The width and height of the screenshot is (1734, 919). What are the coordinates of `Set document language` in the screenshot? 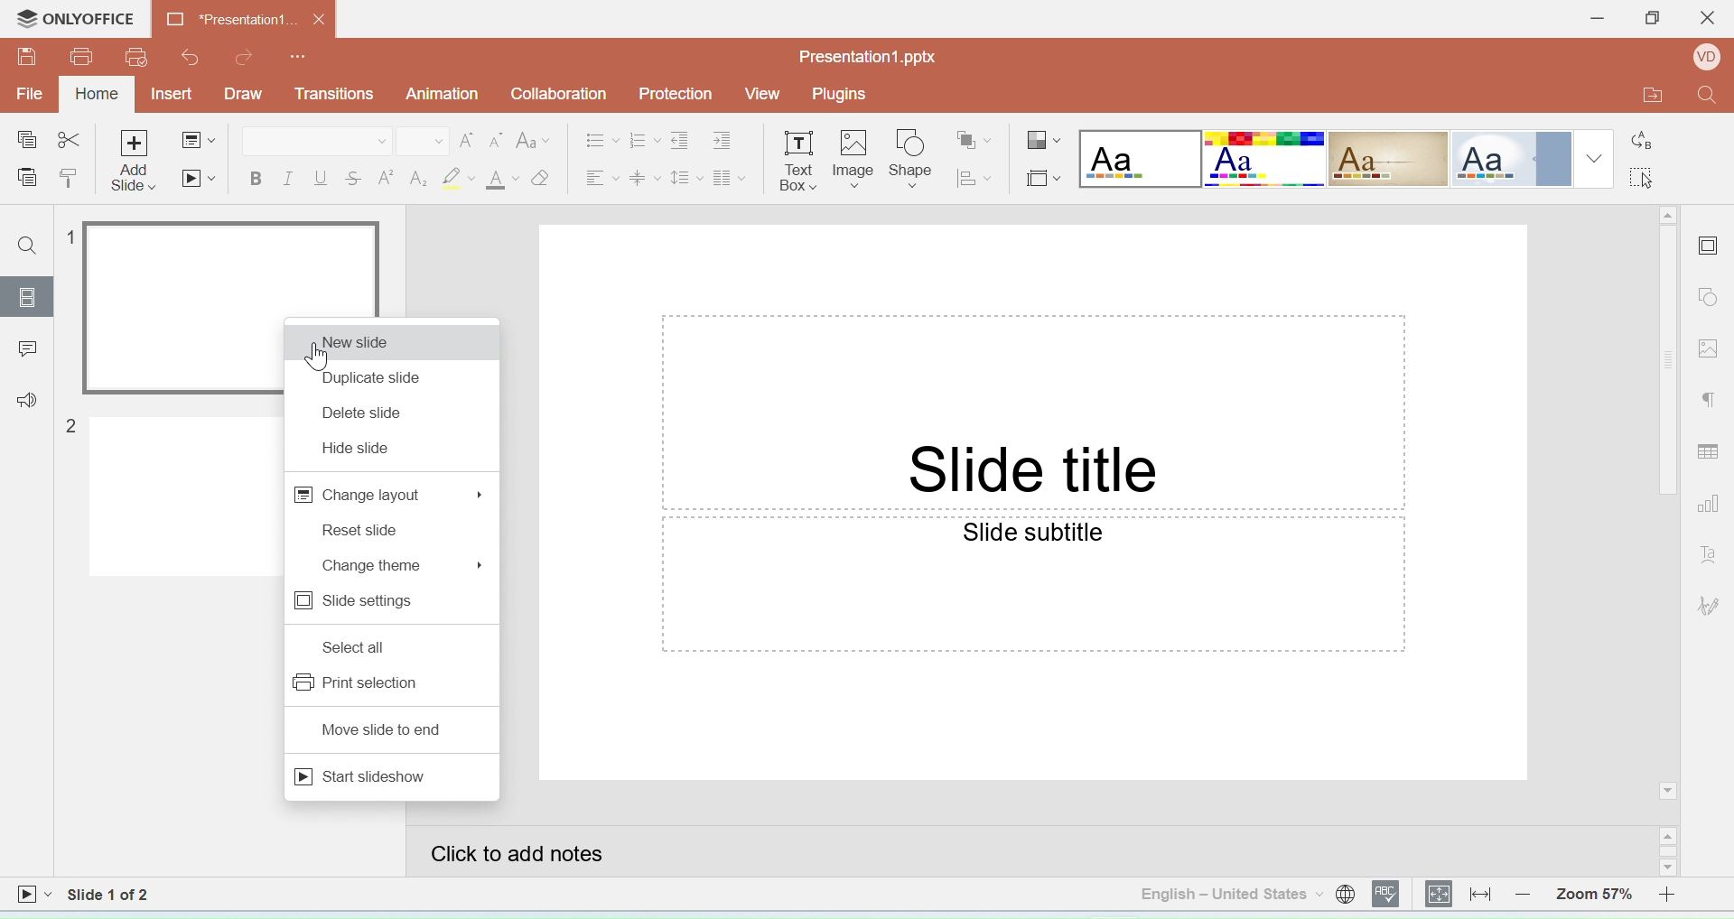 It's located at (1346, 894).